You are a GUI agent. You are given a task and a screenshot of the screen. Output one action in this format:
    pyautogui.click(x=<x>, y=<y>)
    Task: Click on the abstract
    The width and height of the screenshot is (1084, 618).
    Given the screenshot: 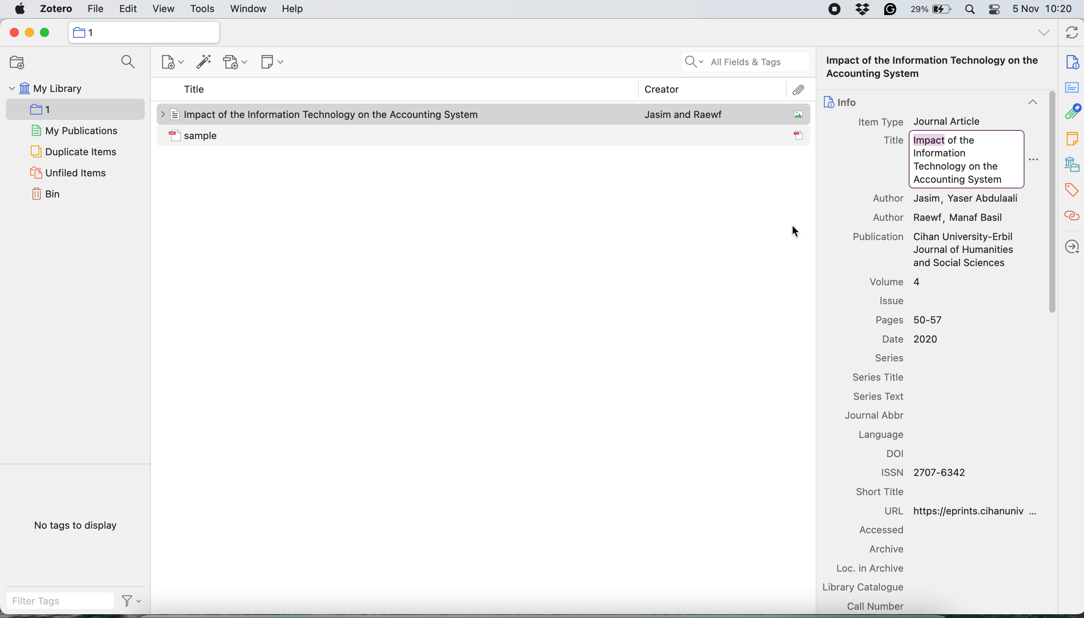 What is the action you would take?
    pyautogui.click(x=1071, y=88)
    